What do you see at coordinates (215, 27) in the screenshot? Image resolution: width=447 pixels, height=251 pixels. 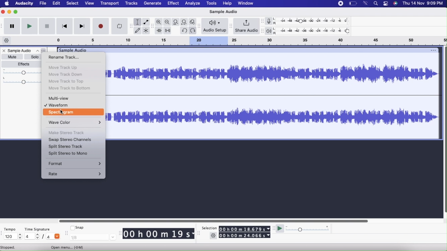 I see `Audio Setup` at bounding box center [215, 27].